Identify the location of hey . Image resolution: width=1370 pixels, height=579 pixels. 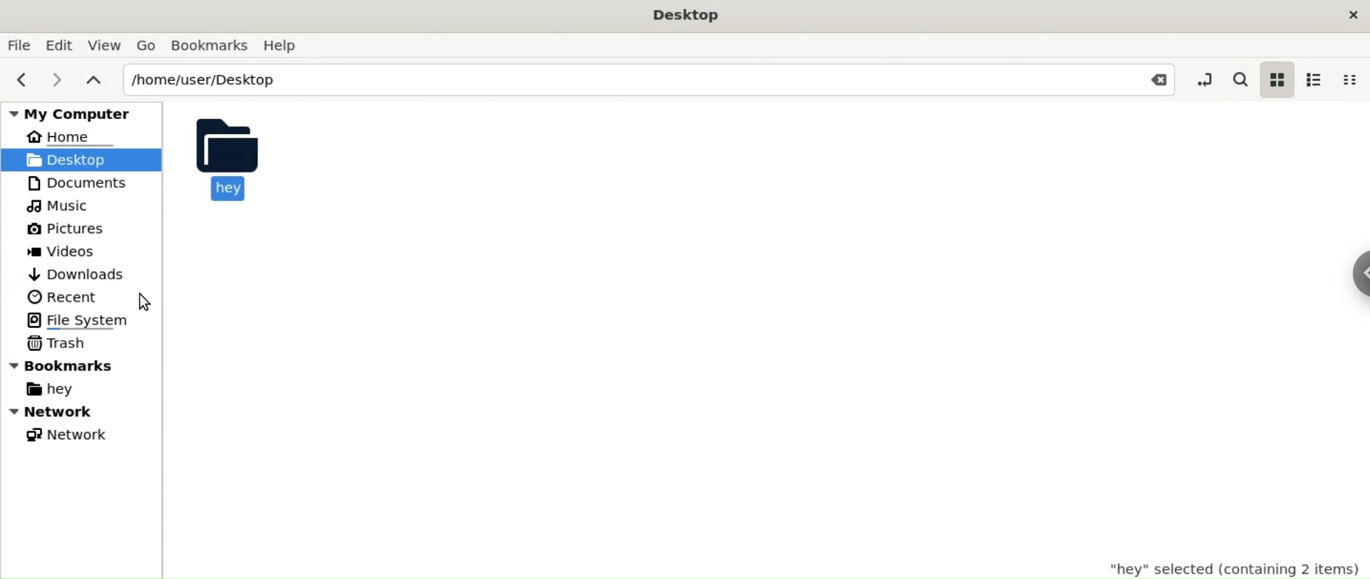
(225, 158).